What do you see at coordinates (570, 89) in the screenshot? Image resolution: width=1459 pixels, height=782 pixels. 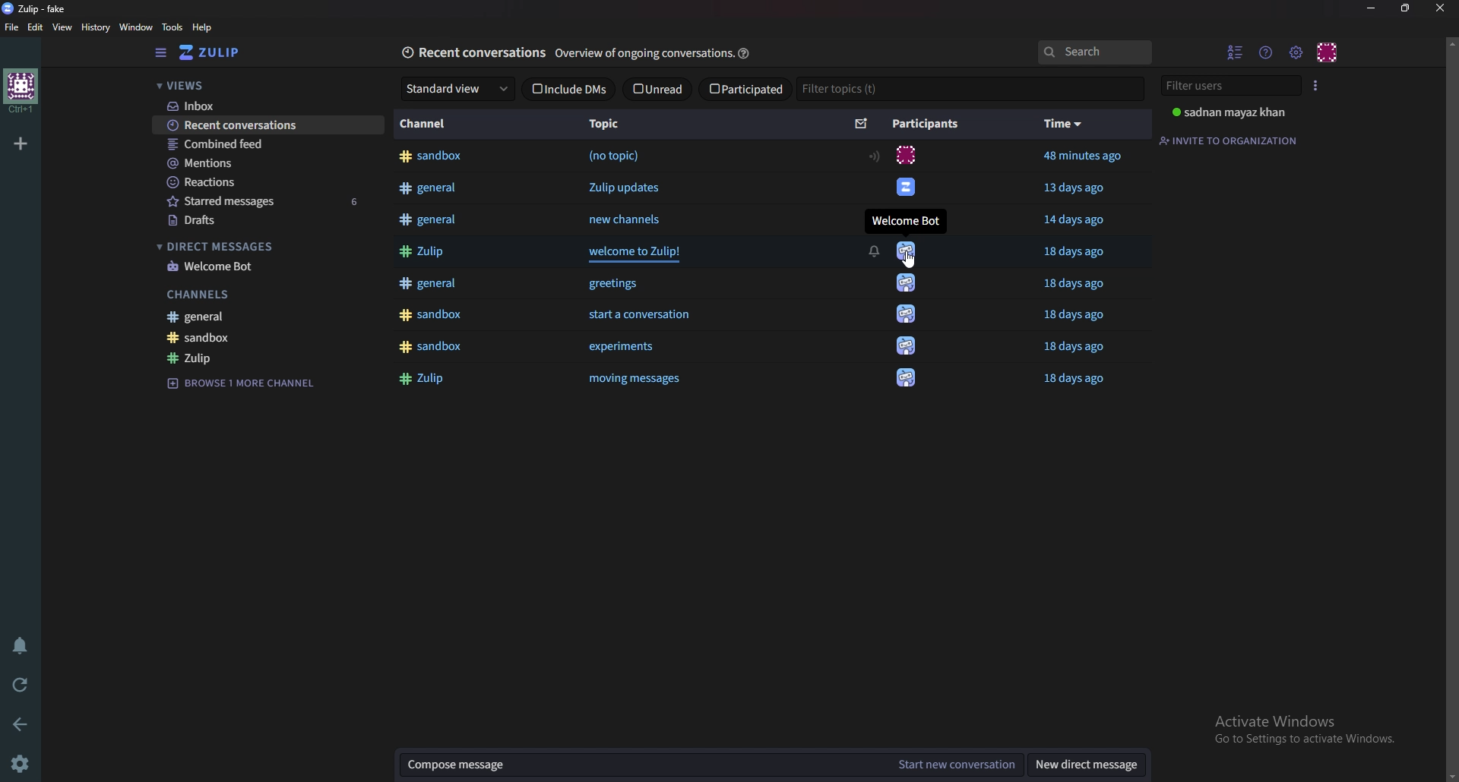 I see `Include dms` at bounding box center [570, 89].